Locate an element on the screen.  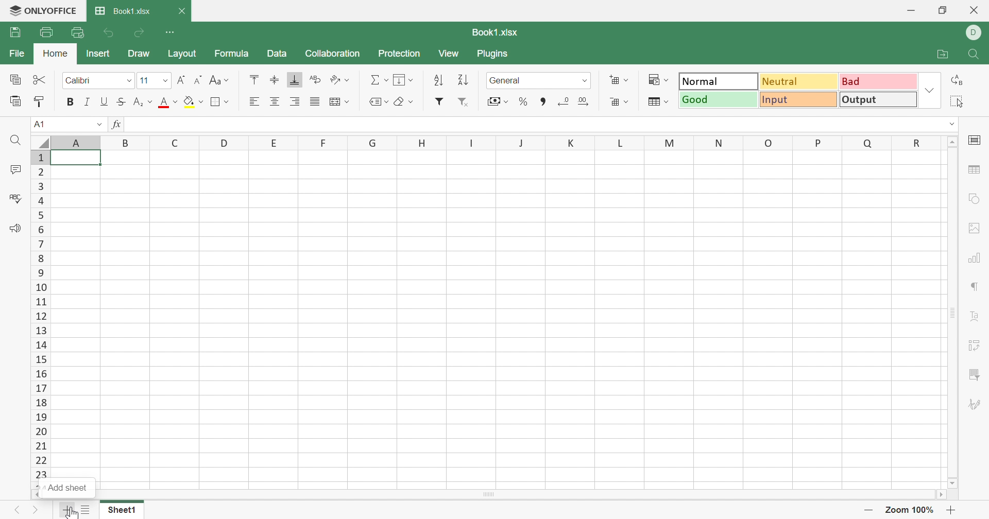
9 is located at coordinates (38, 274).